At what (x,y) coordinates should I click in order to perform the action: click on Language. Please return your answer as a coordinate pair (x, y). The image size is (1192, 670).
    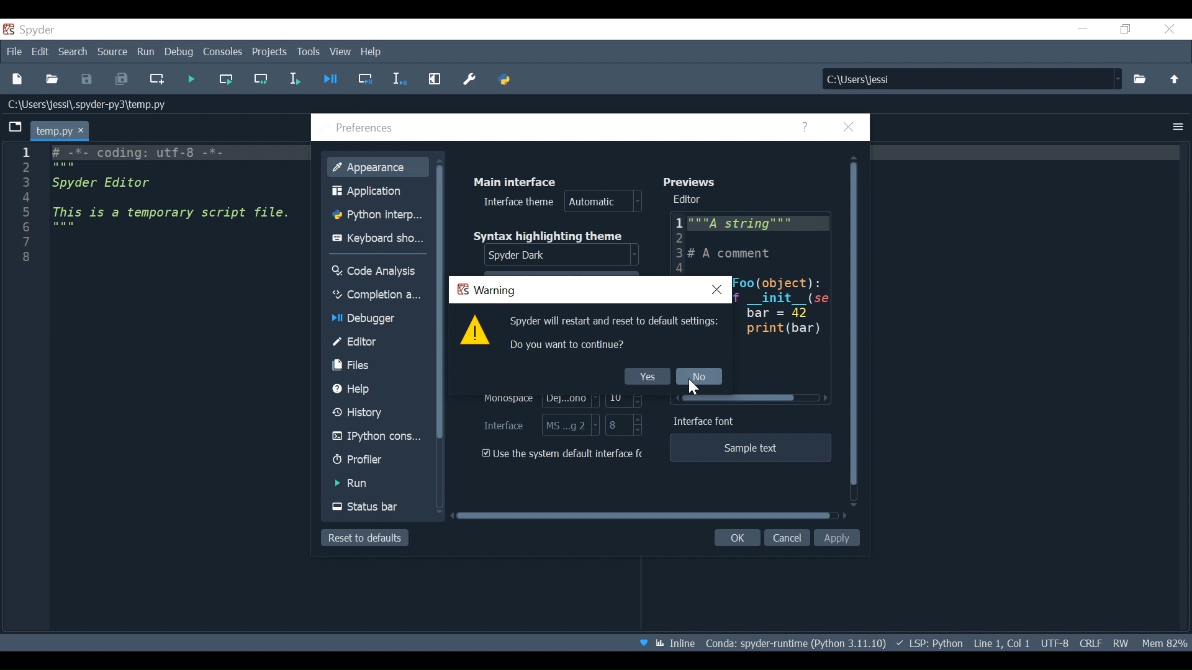
    Looking at the image, I should click on (928, 643).